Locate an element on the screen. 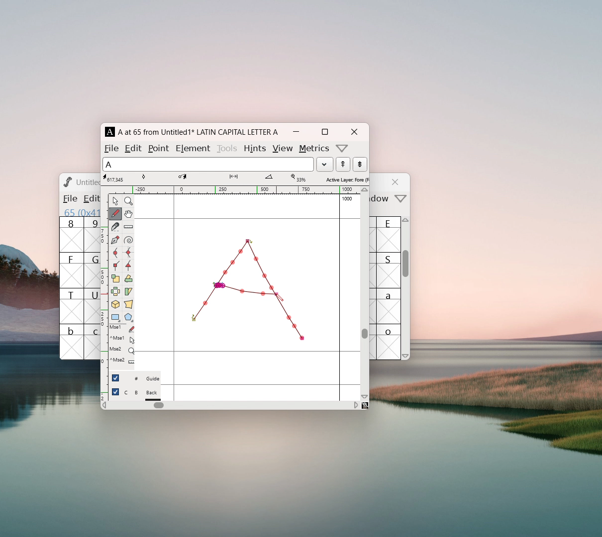 This screenshot has width=602, height=537. T is located at coordinates (72, 306).